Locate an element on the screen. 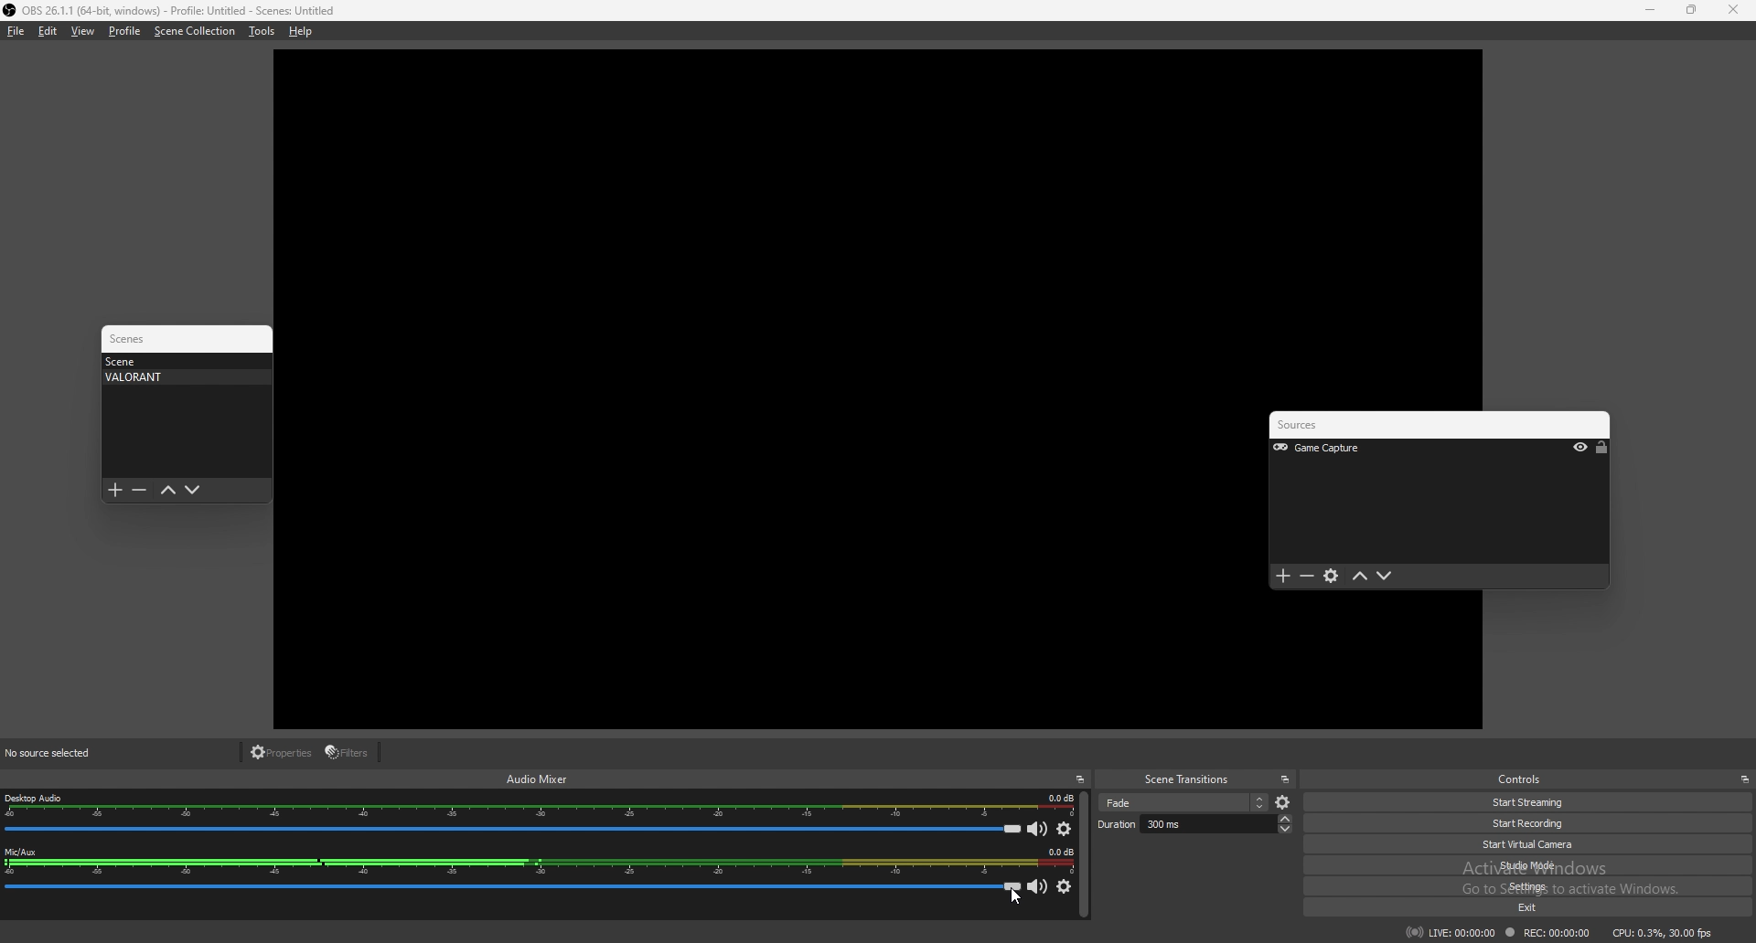 Image resolution: width=1756 pixels, height=943 pixels. scroll bar is located at coordinates (1084, 855).